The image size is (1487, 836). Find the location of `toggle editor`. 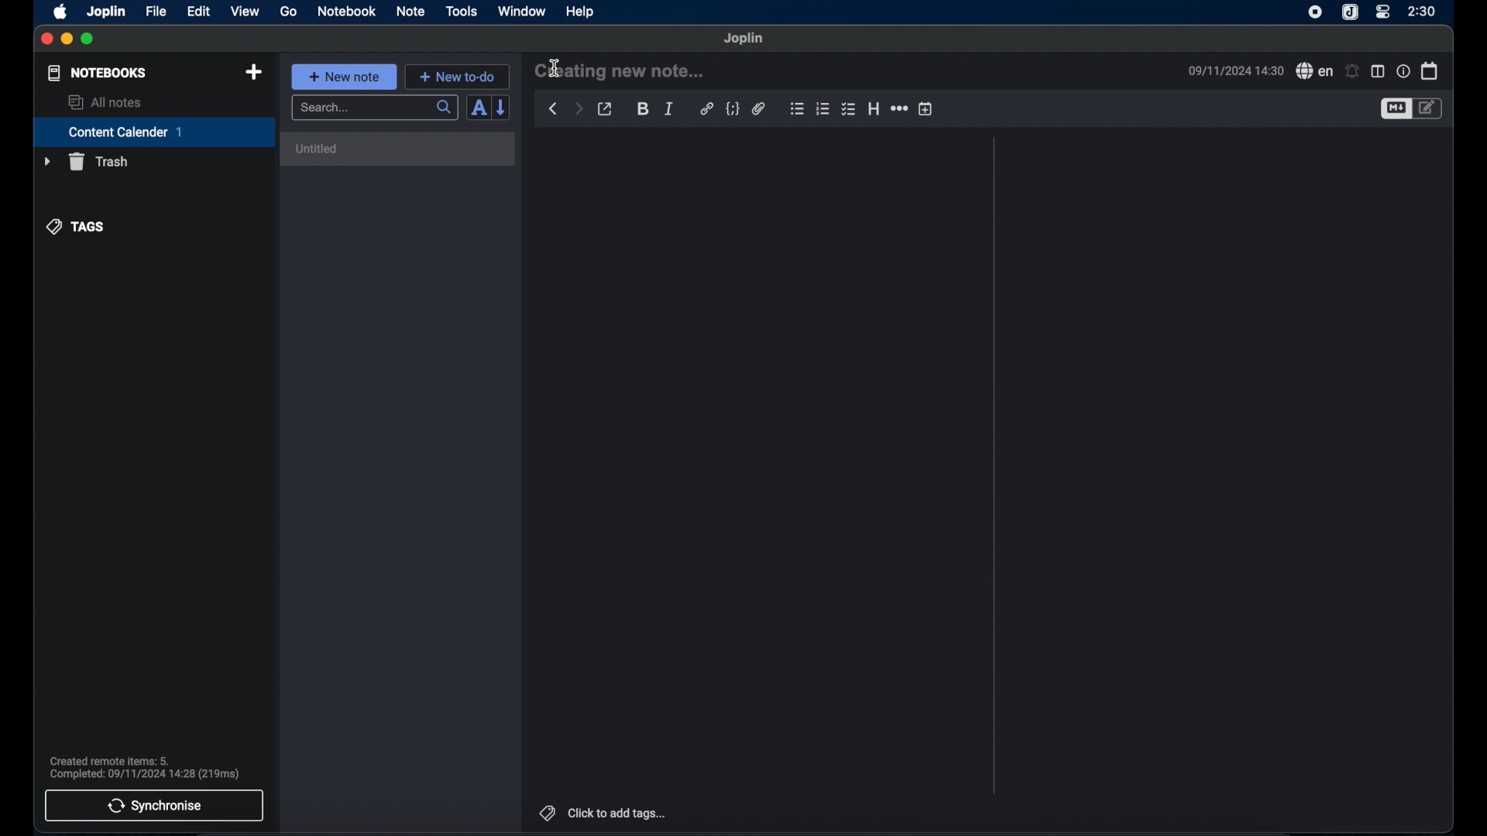

toggle editor is located at coordinates (1394, 109).